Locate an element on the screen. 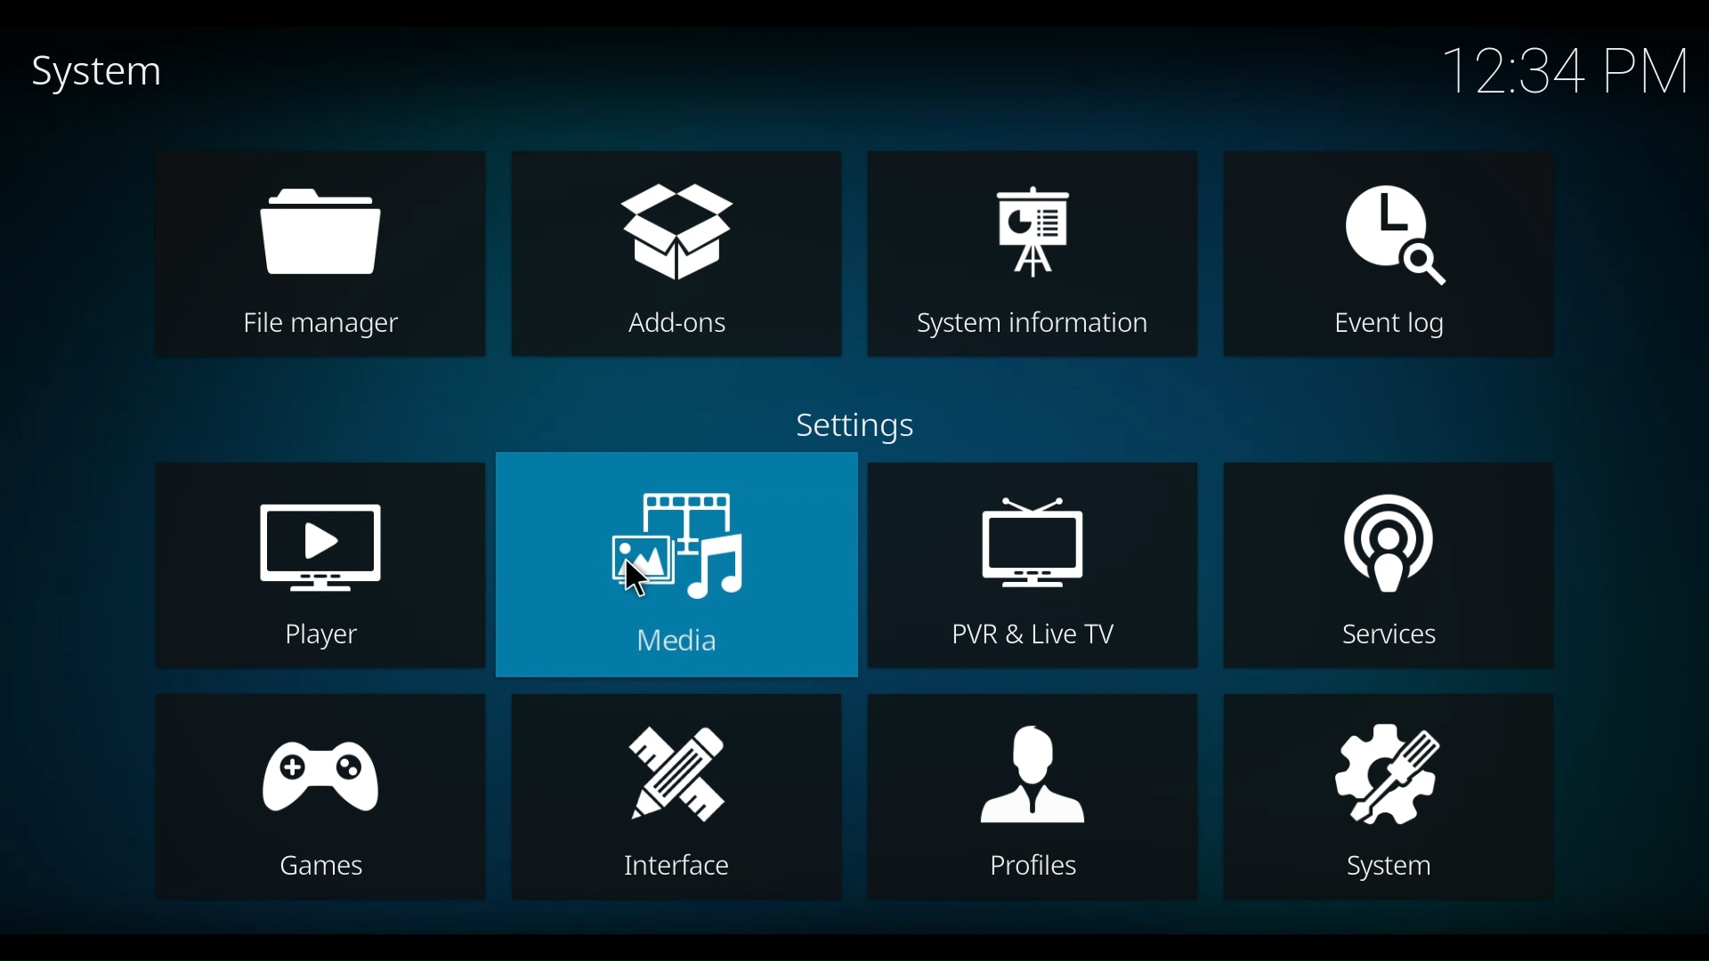 The width and height of the screenshot is (1709, 961). Services is located at coordinates (1391, 567).